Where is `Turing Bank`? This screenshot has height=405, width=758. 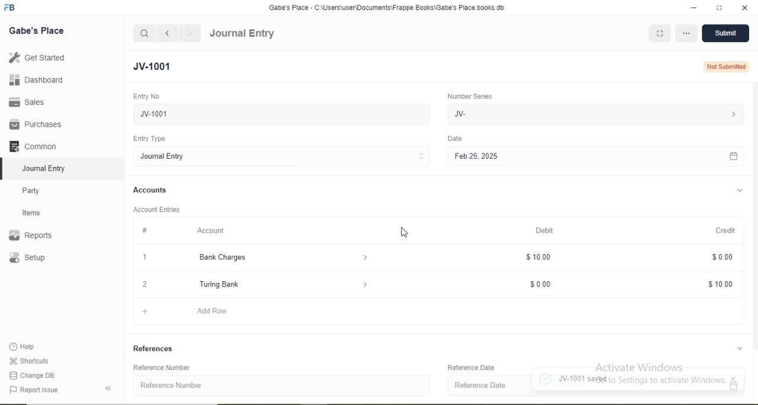
Turing Bank is located at coordinates (278, 285).